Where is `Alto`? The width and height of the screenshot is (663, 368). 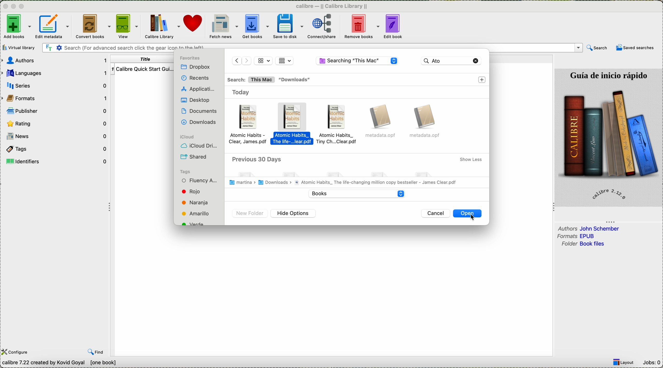
Alto is located at coordinates (445, 60).